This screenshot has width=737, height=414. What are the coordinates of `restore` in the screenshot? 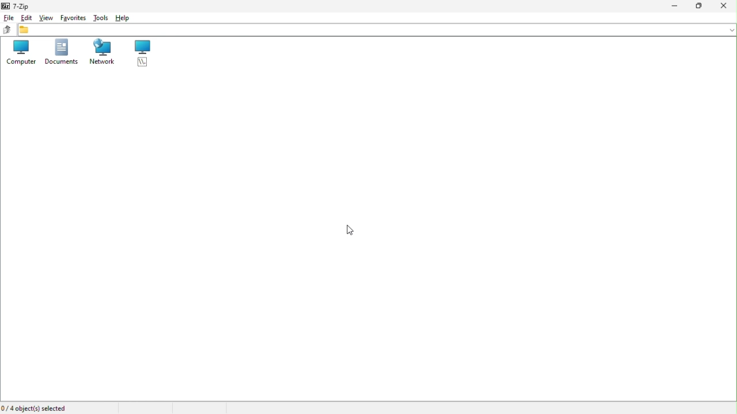 It's located at (698, 7).